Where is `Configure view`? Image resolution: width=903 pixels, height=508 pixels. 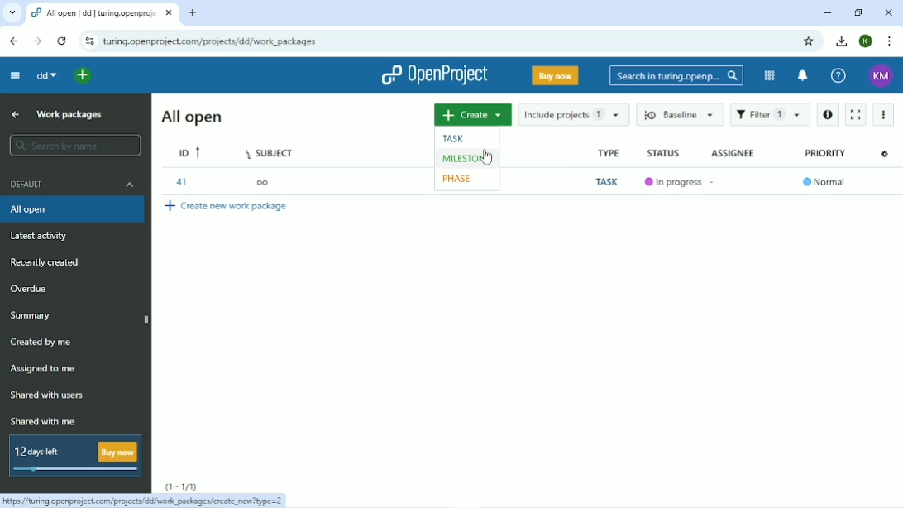
Configure view is located at coordinates (886, 153).